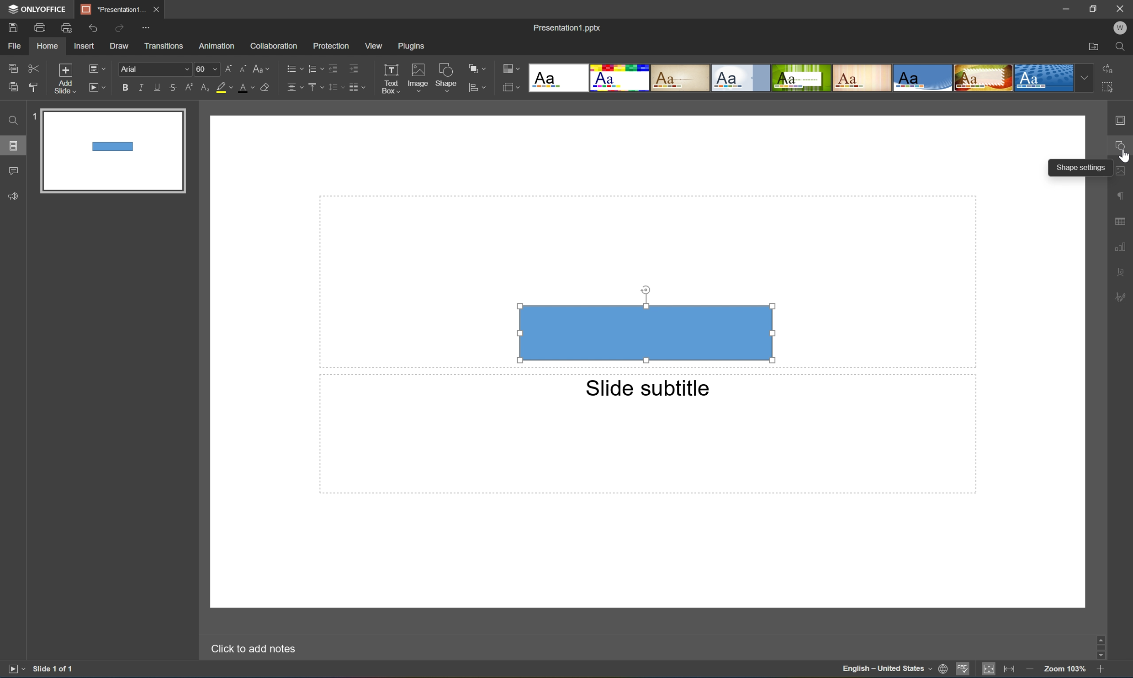  I want to click on chart settings, so click(1122, 248).